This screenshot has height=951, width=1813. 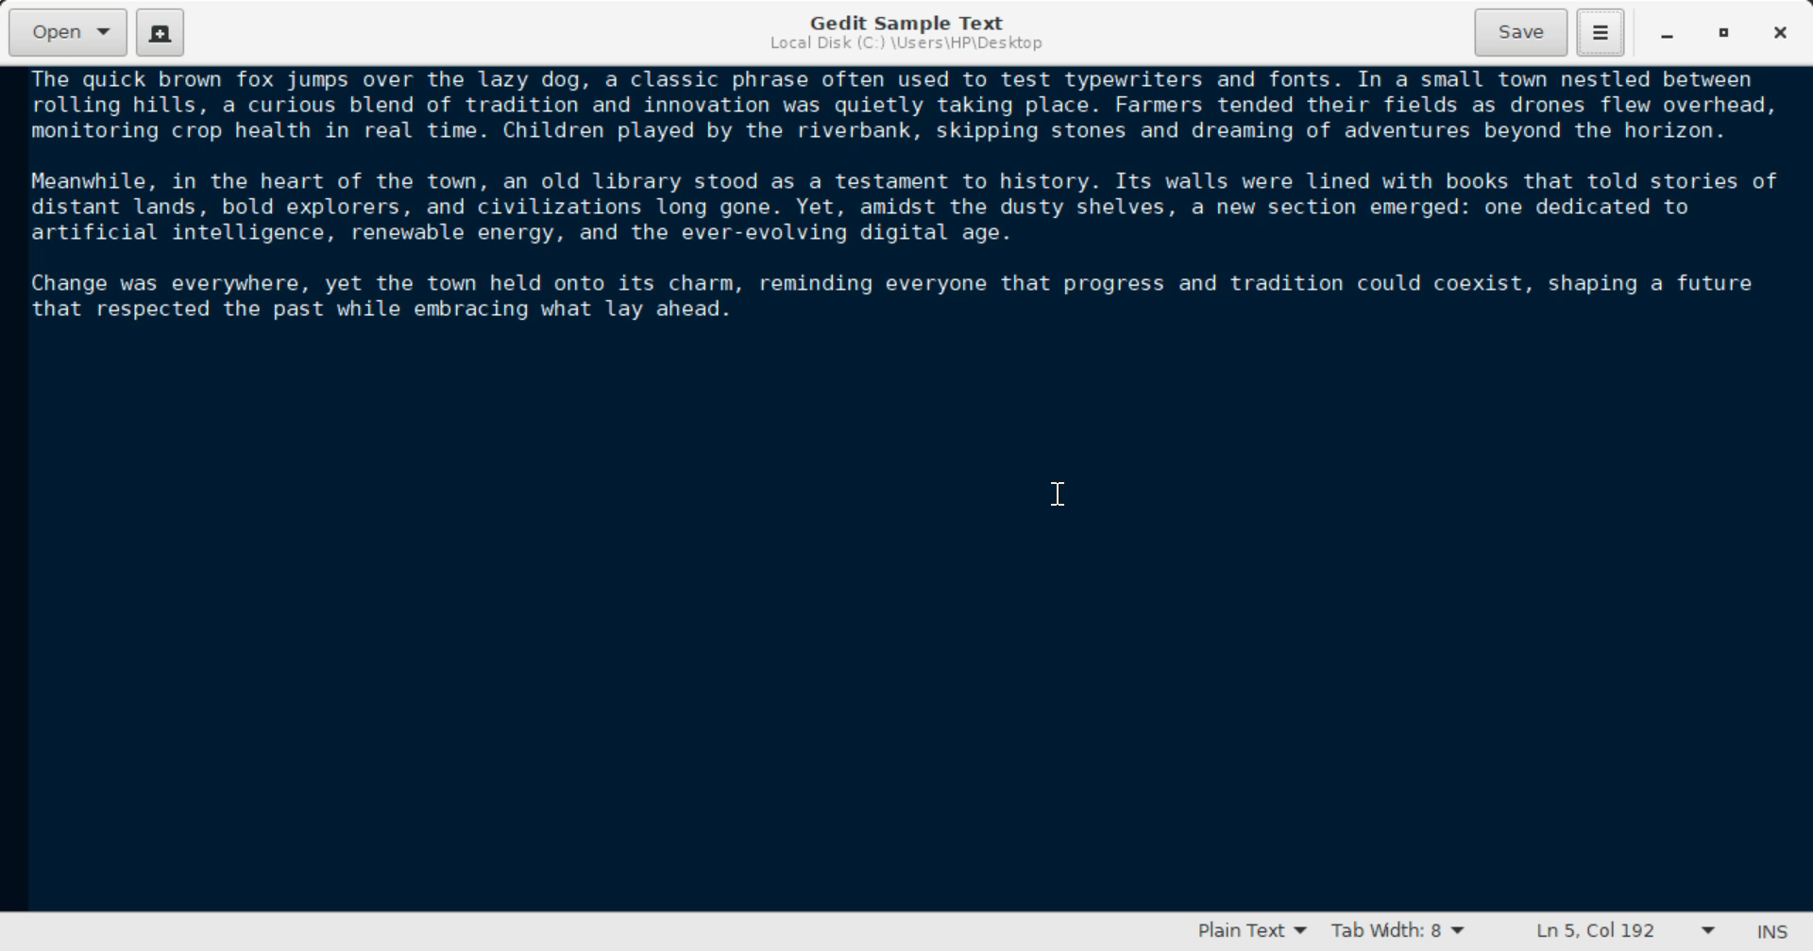 I want to click on Create Documents, so click(x=161, y=30).